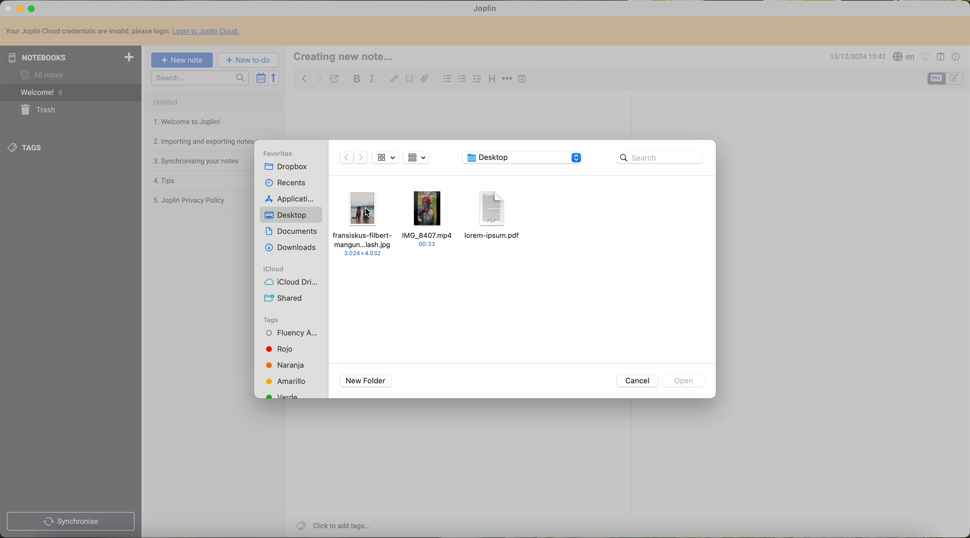  Describe the element at coordinates (661, 158) in the screenshot. I see `search bar` at that location.